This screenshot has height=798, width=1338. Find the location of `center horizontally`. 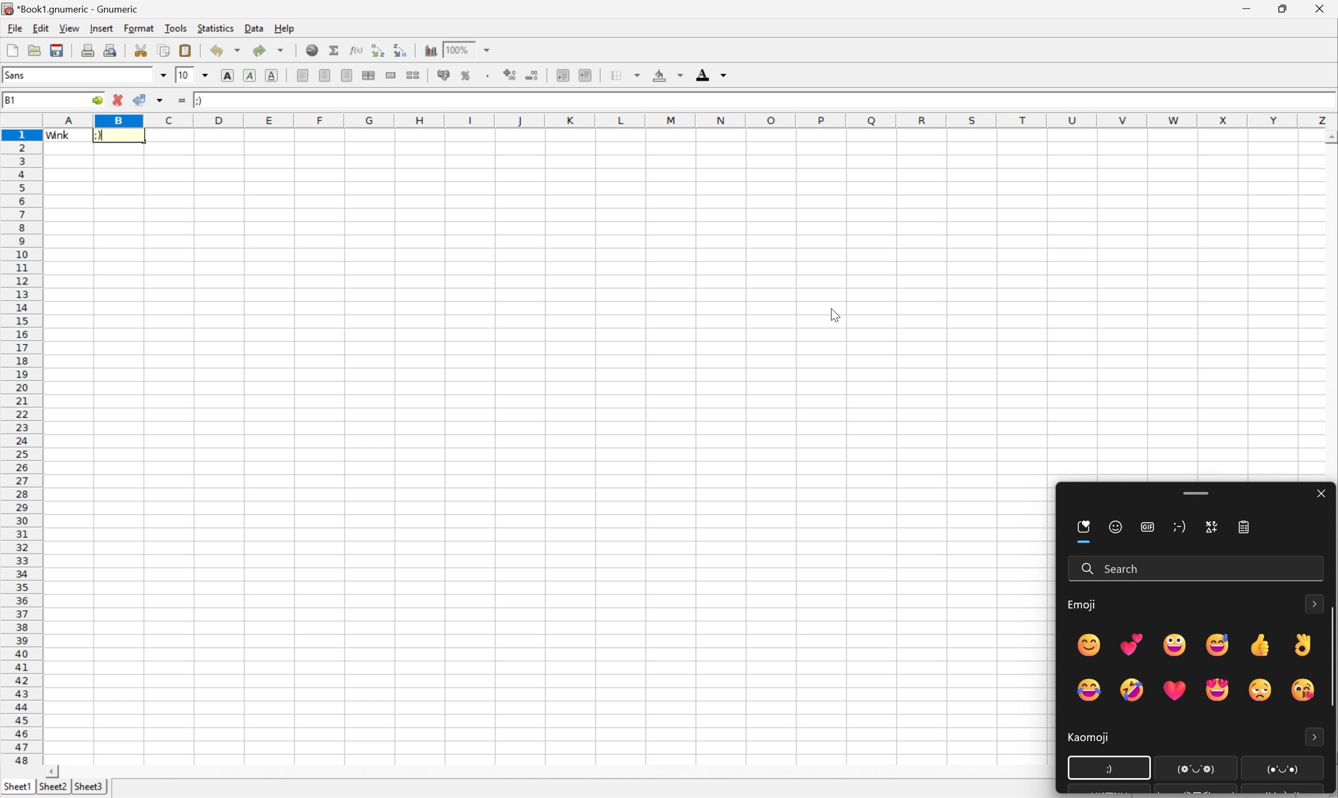

center horizontally is located at coordinates (326, 75).